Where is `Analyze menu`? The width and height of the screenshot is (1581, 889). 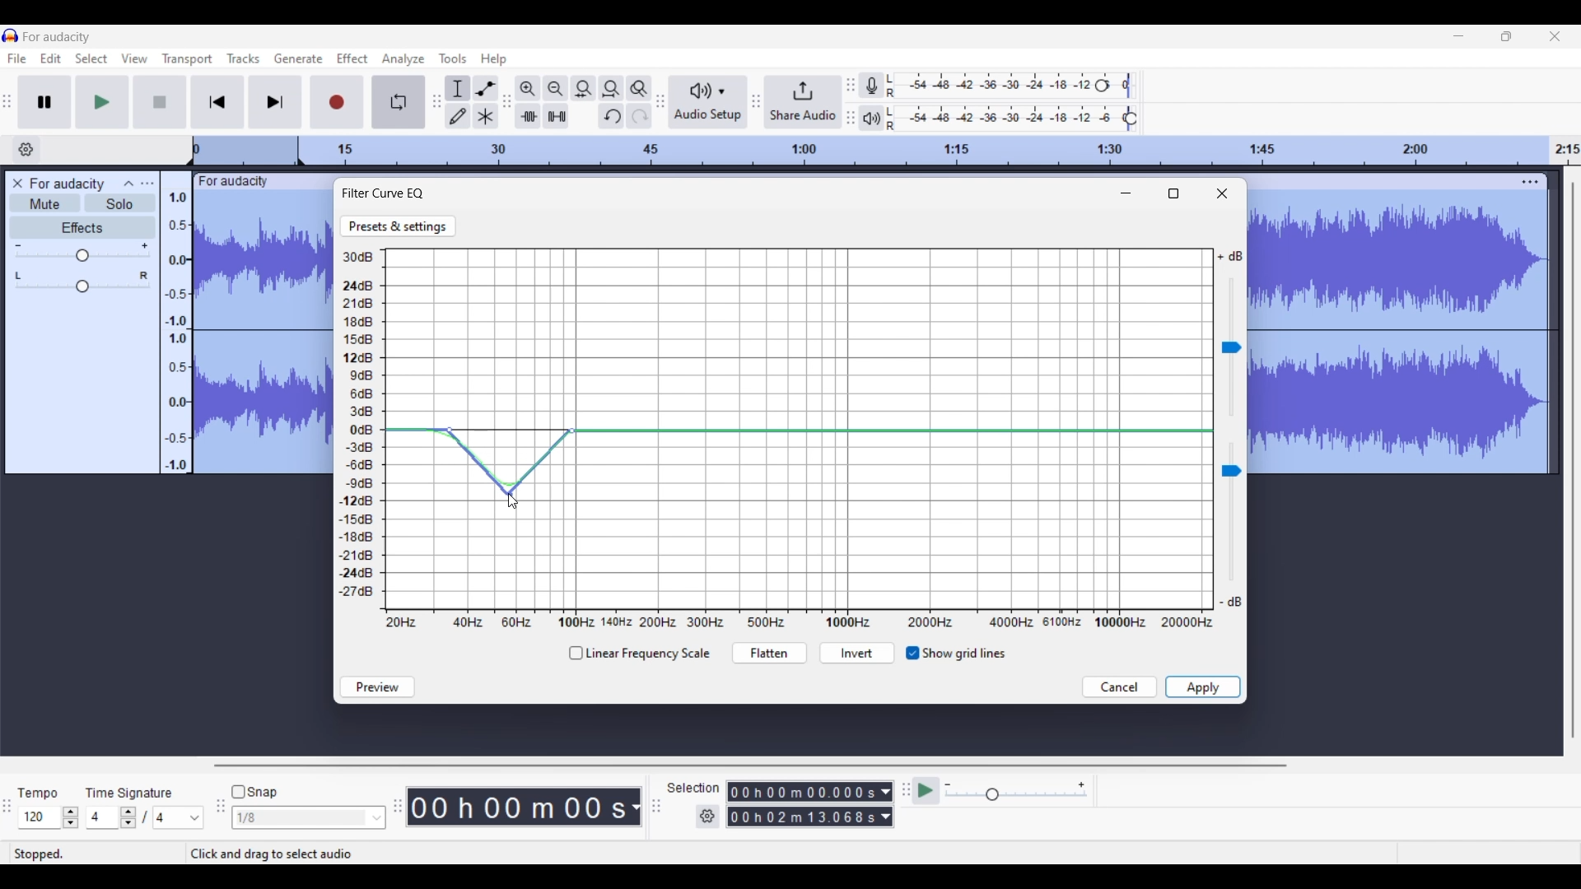 Analyze menu is located at coordinates (403, 59).